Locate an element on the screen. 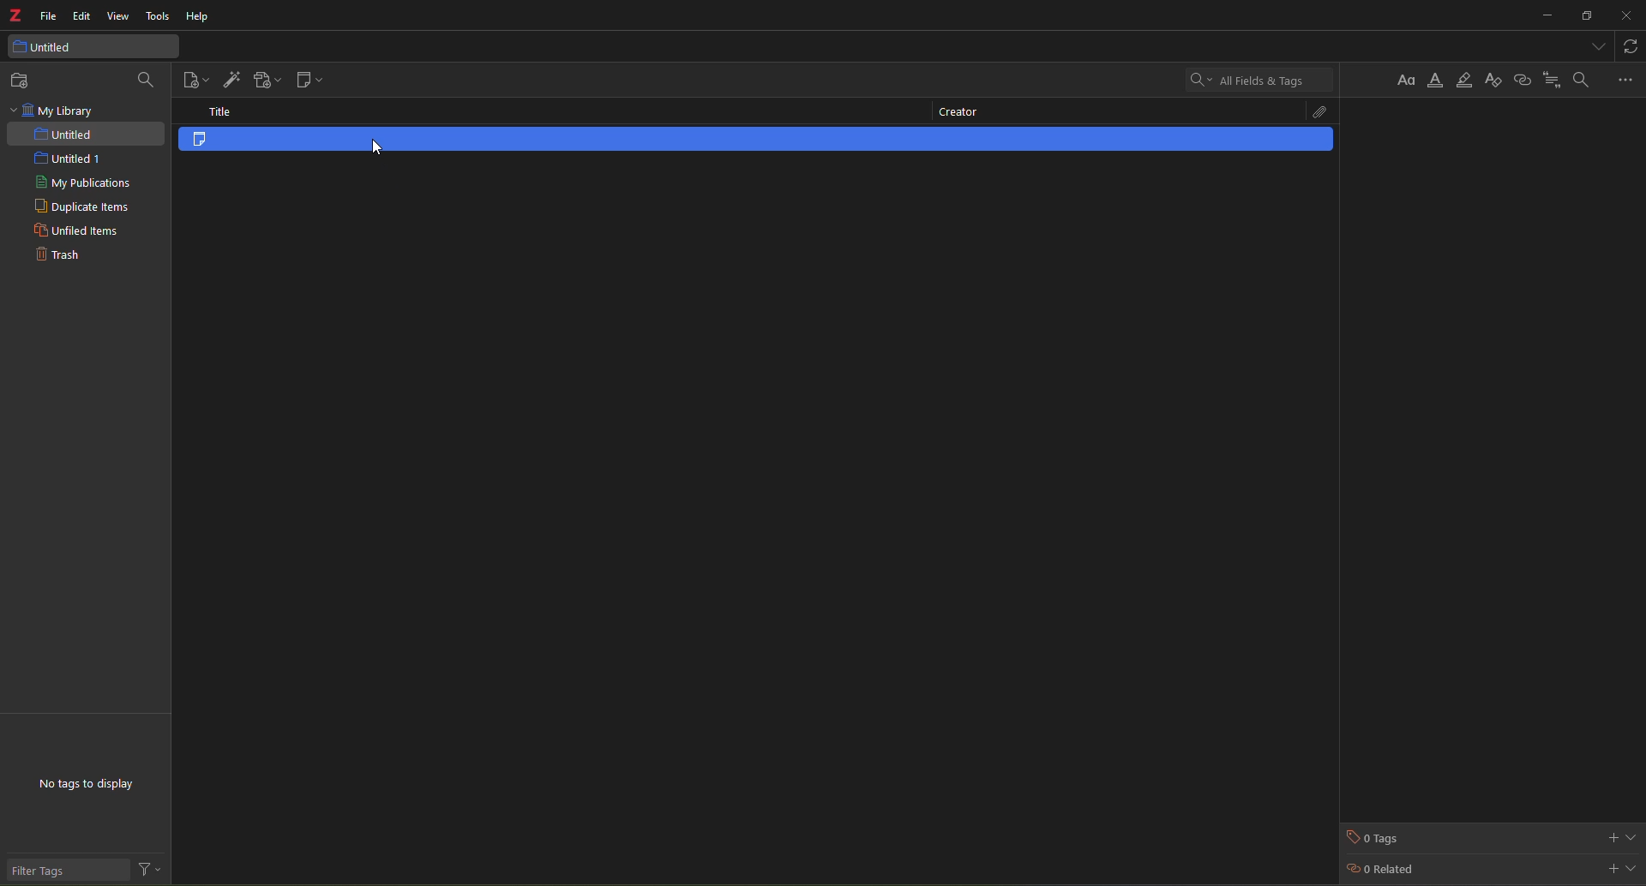 The width and height of the screenshot is (1646, 886). file is located at coordinates (50, 16).